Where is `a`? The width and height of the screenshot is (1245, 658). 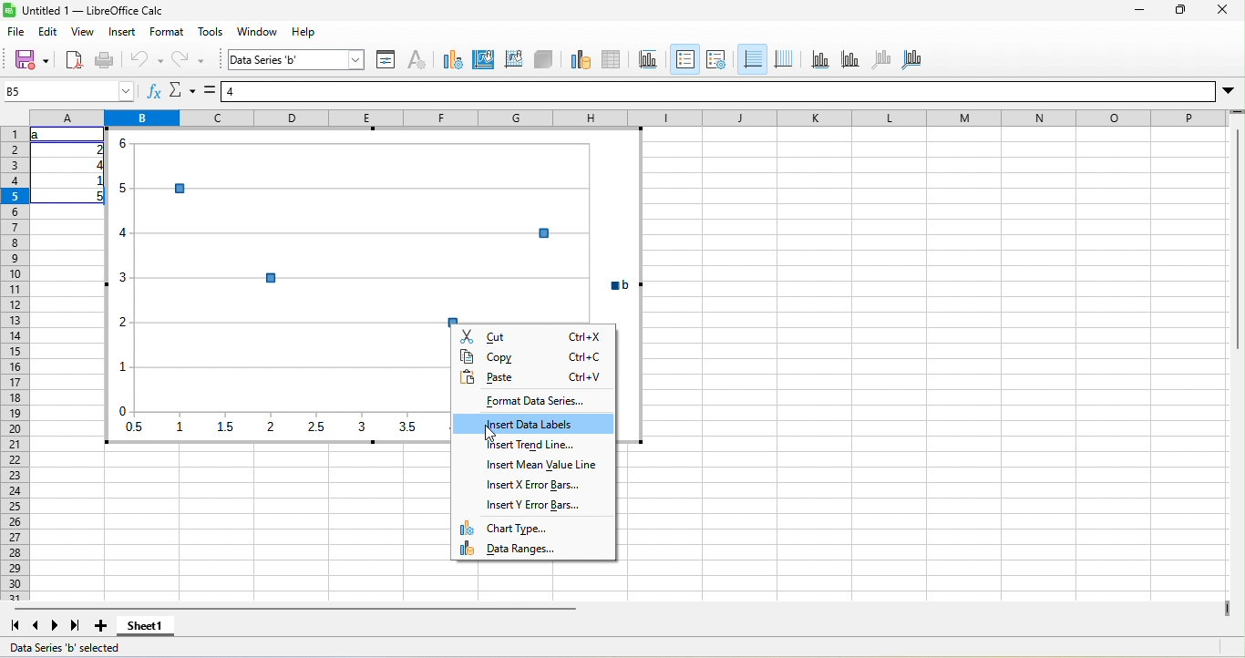 a is located at coordinates (38, 135).